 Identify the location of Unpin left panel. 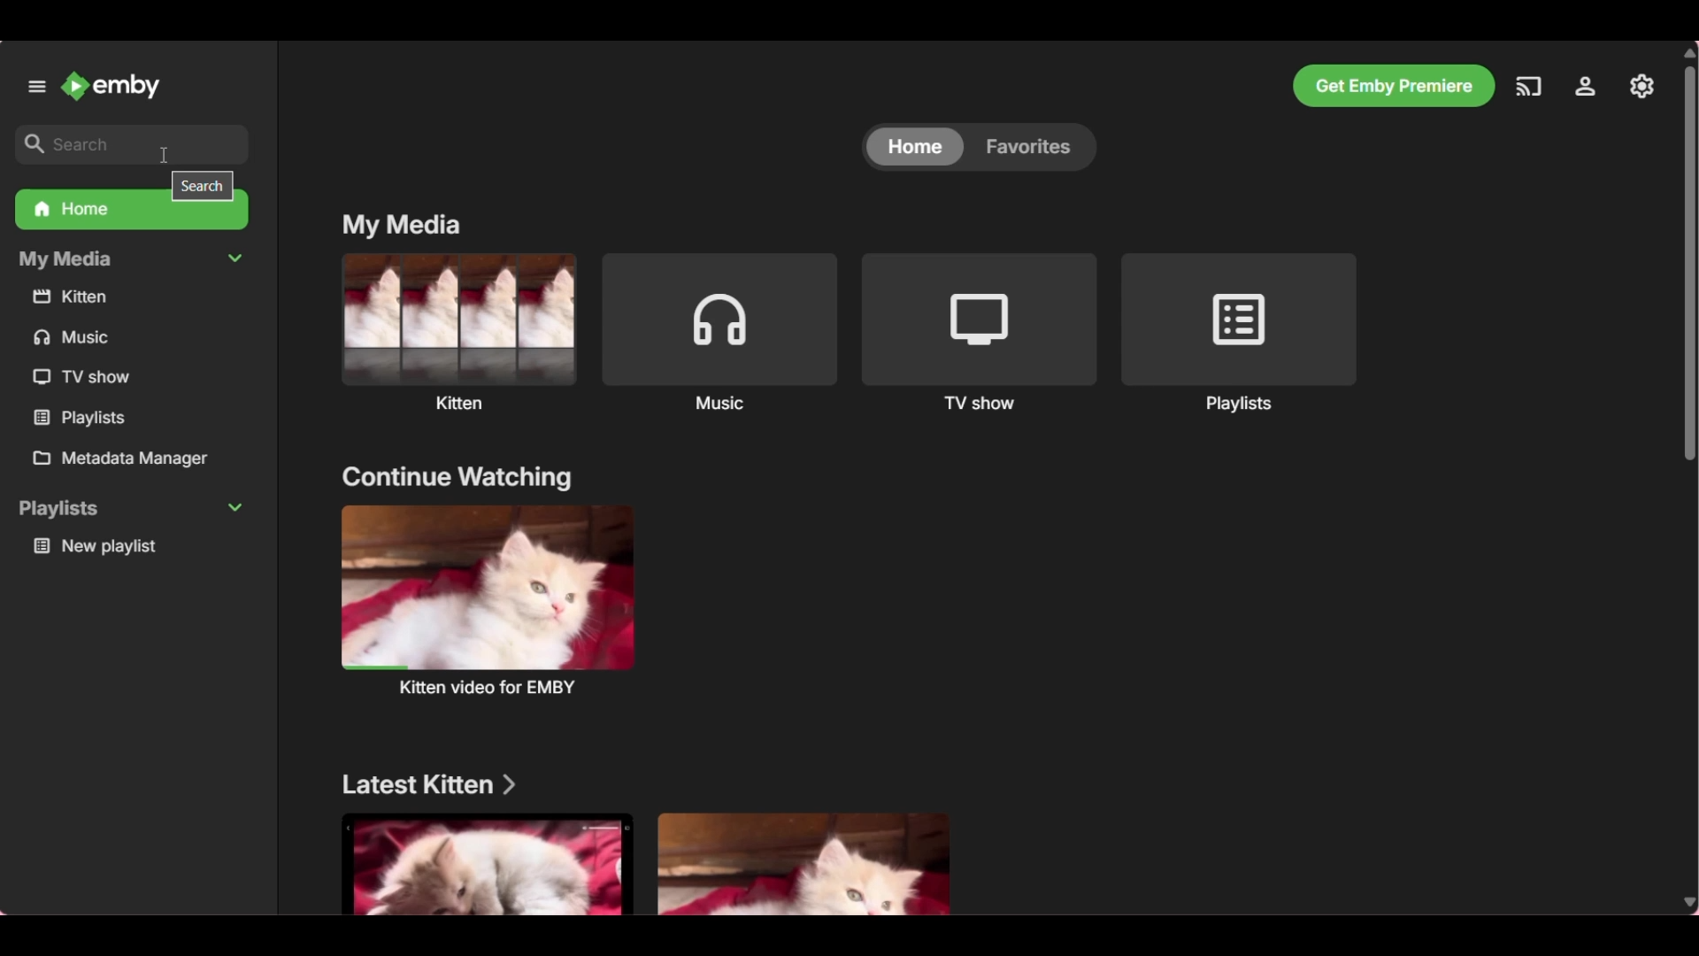
(35, 85).